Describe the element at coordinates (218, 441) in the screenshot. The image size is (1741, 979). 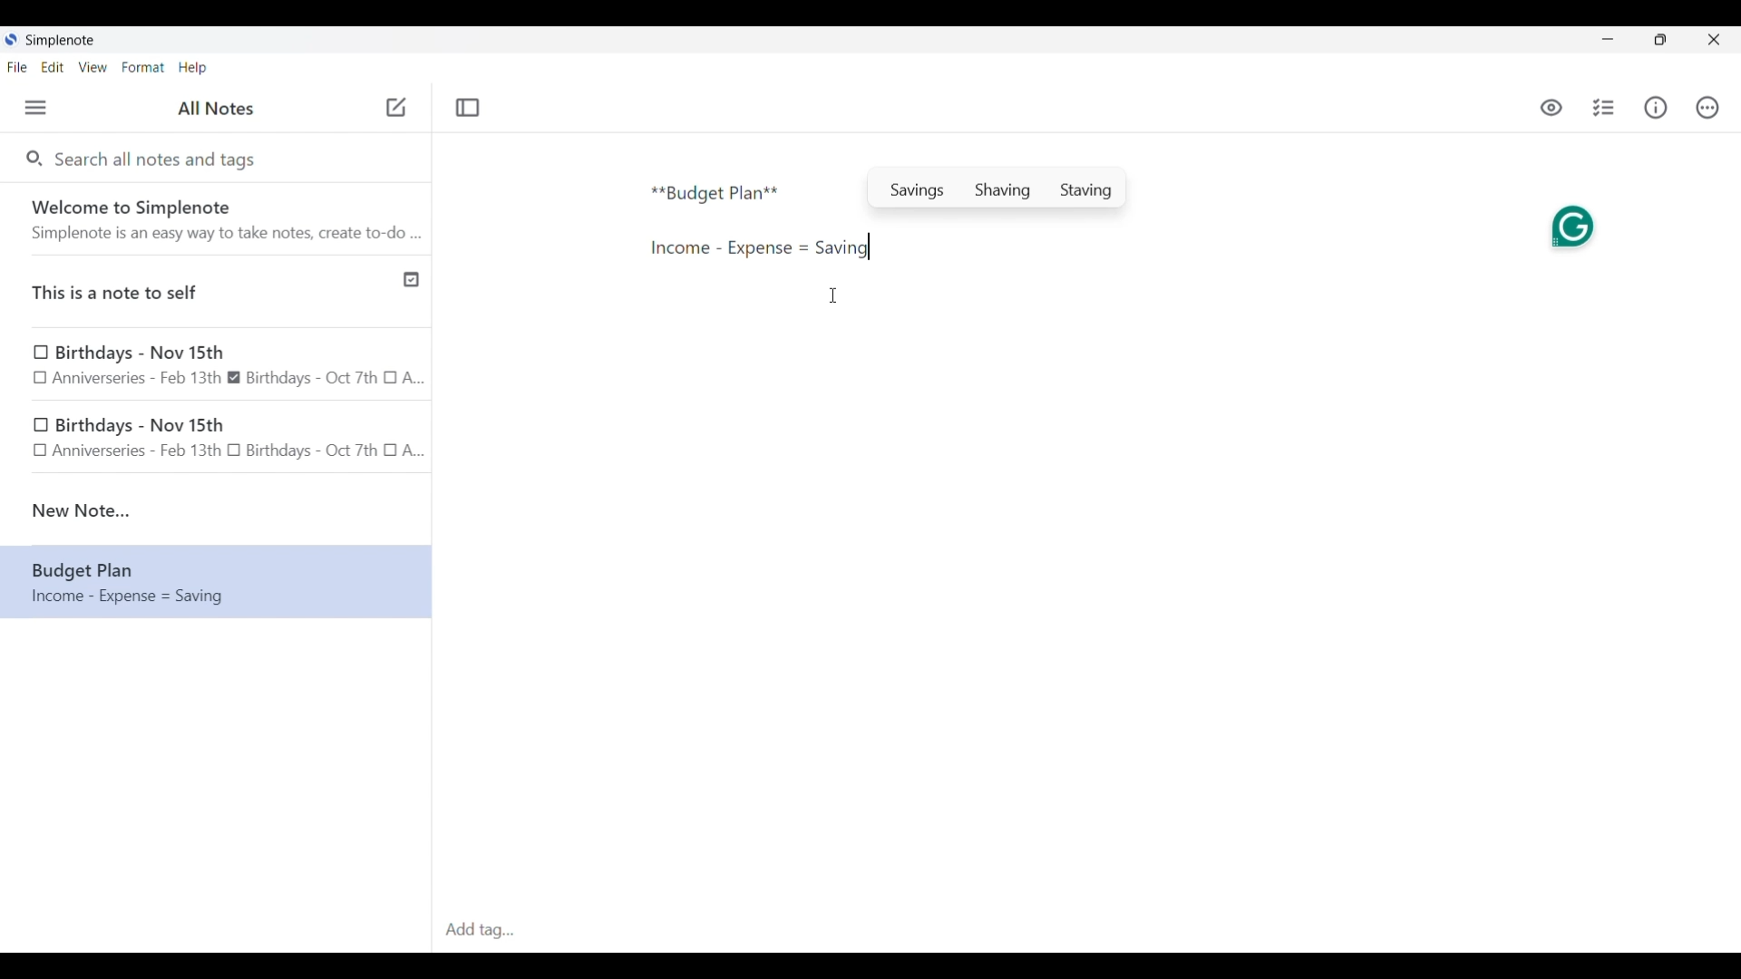
I see `birthday note` at that location.